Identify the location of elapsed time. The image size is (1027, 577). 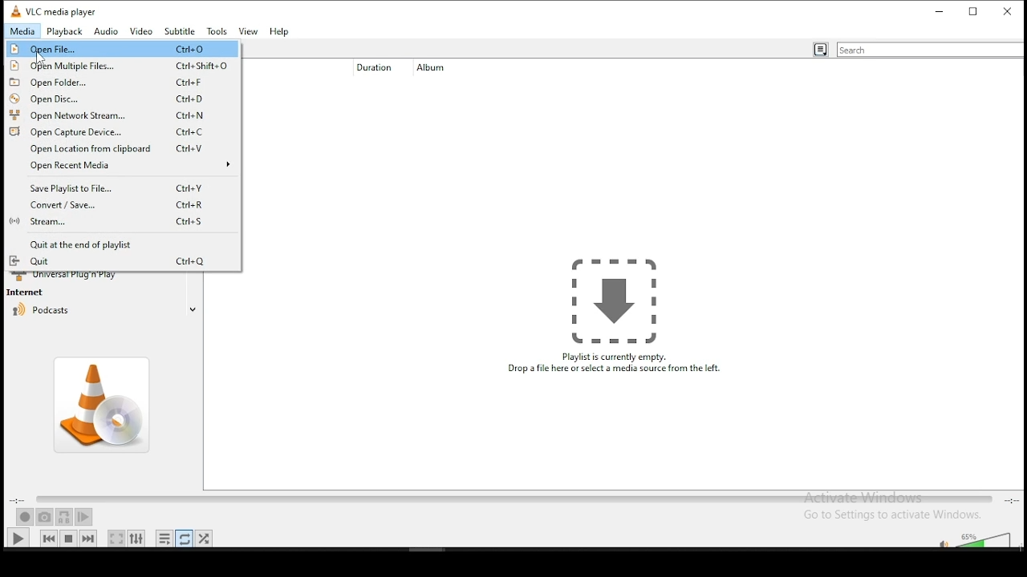
(18, 501).